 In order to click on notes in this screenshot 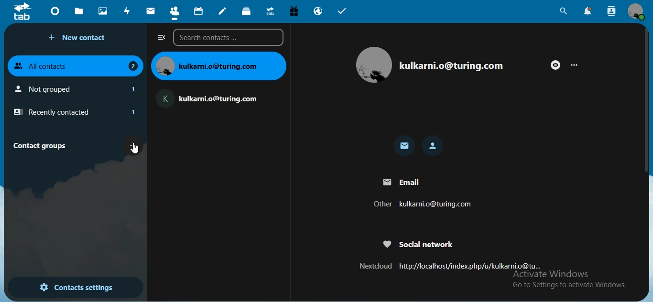, I will do `click(223, 11)`.